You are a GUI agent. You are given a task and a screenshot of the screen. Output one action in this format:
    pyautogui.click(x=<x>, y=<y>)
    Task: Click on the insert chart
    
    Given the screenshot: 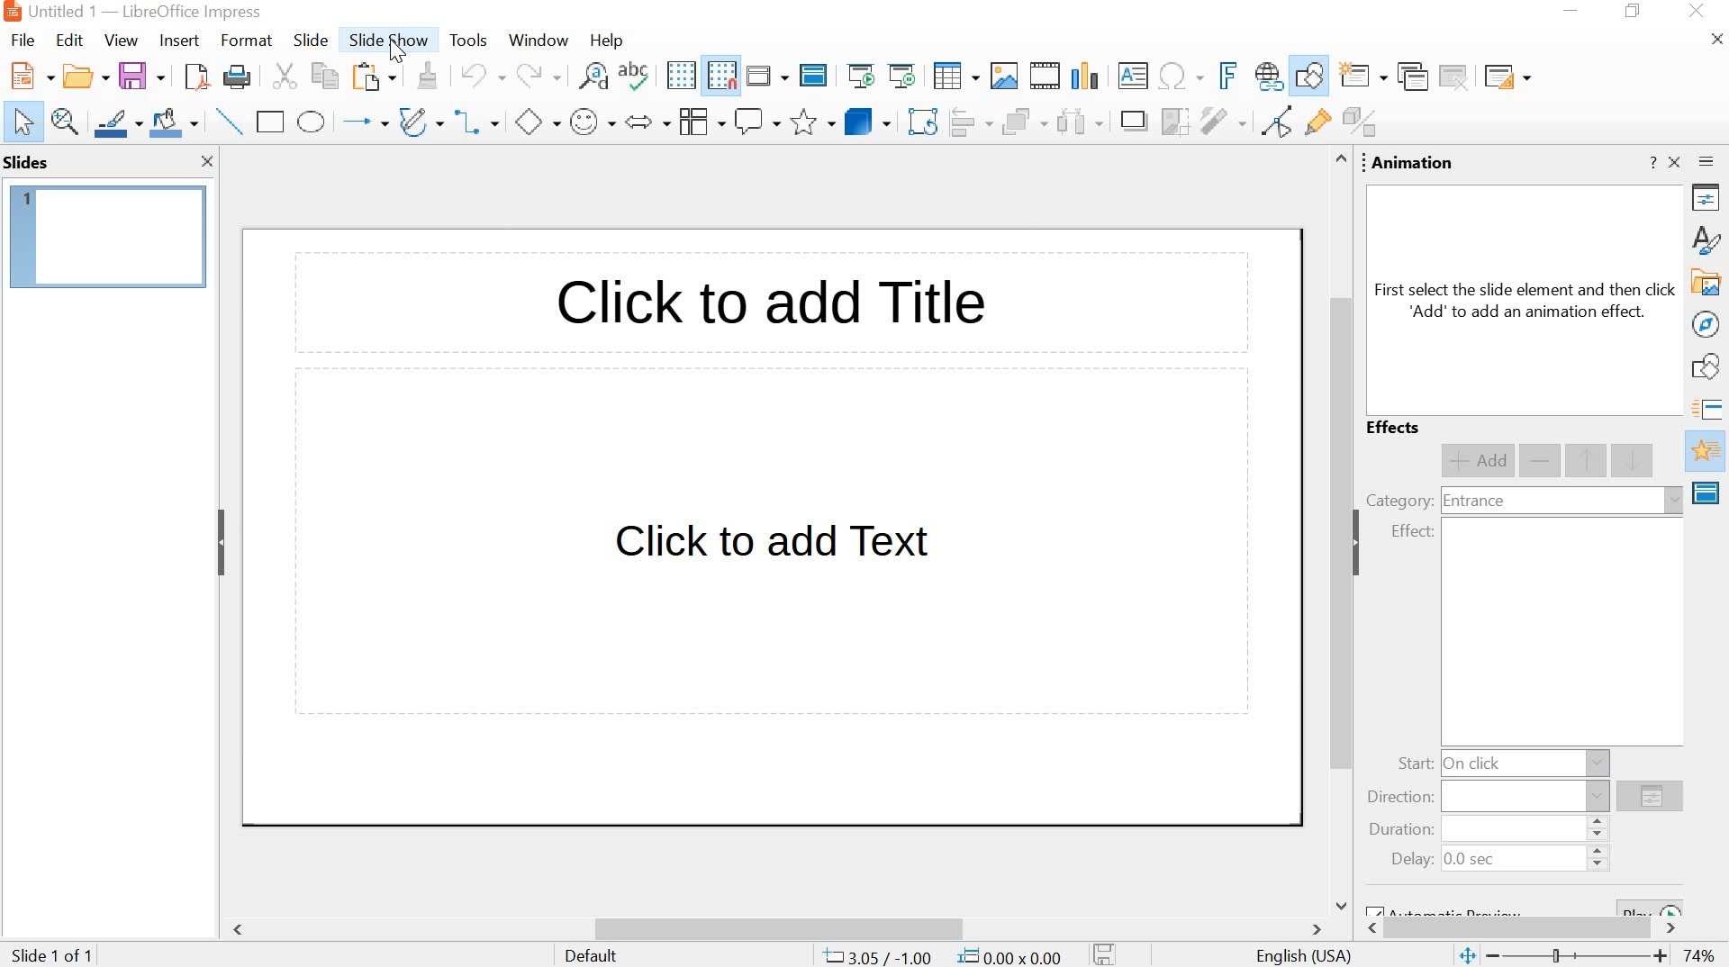 What is the action you would take?
    pyautogui.click(x=1089, y=75)
    